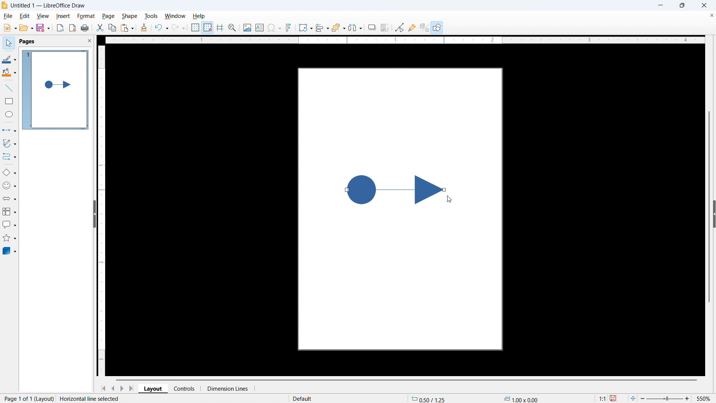  Describe the element at coordinates (437, 27) in the screenshot. I see `Help ` at that location.